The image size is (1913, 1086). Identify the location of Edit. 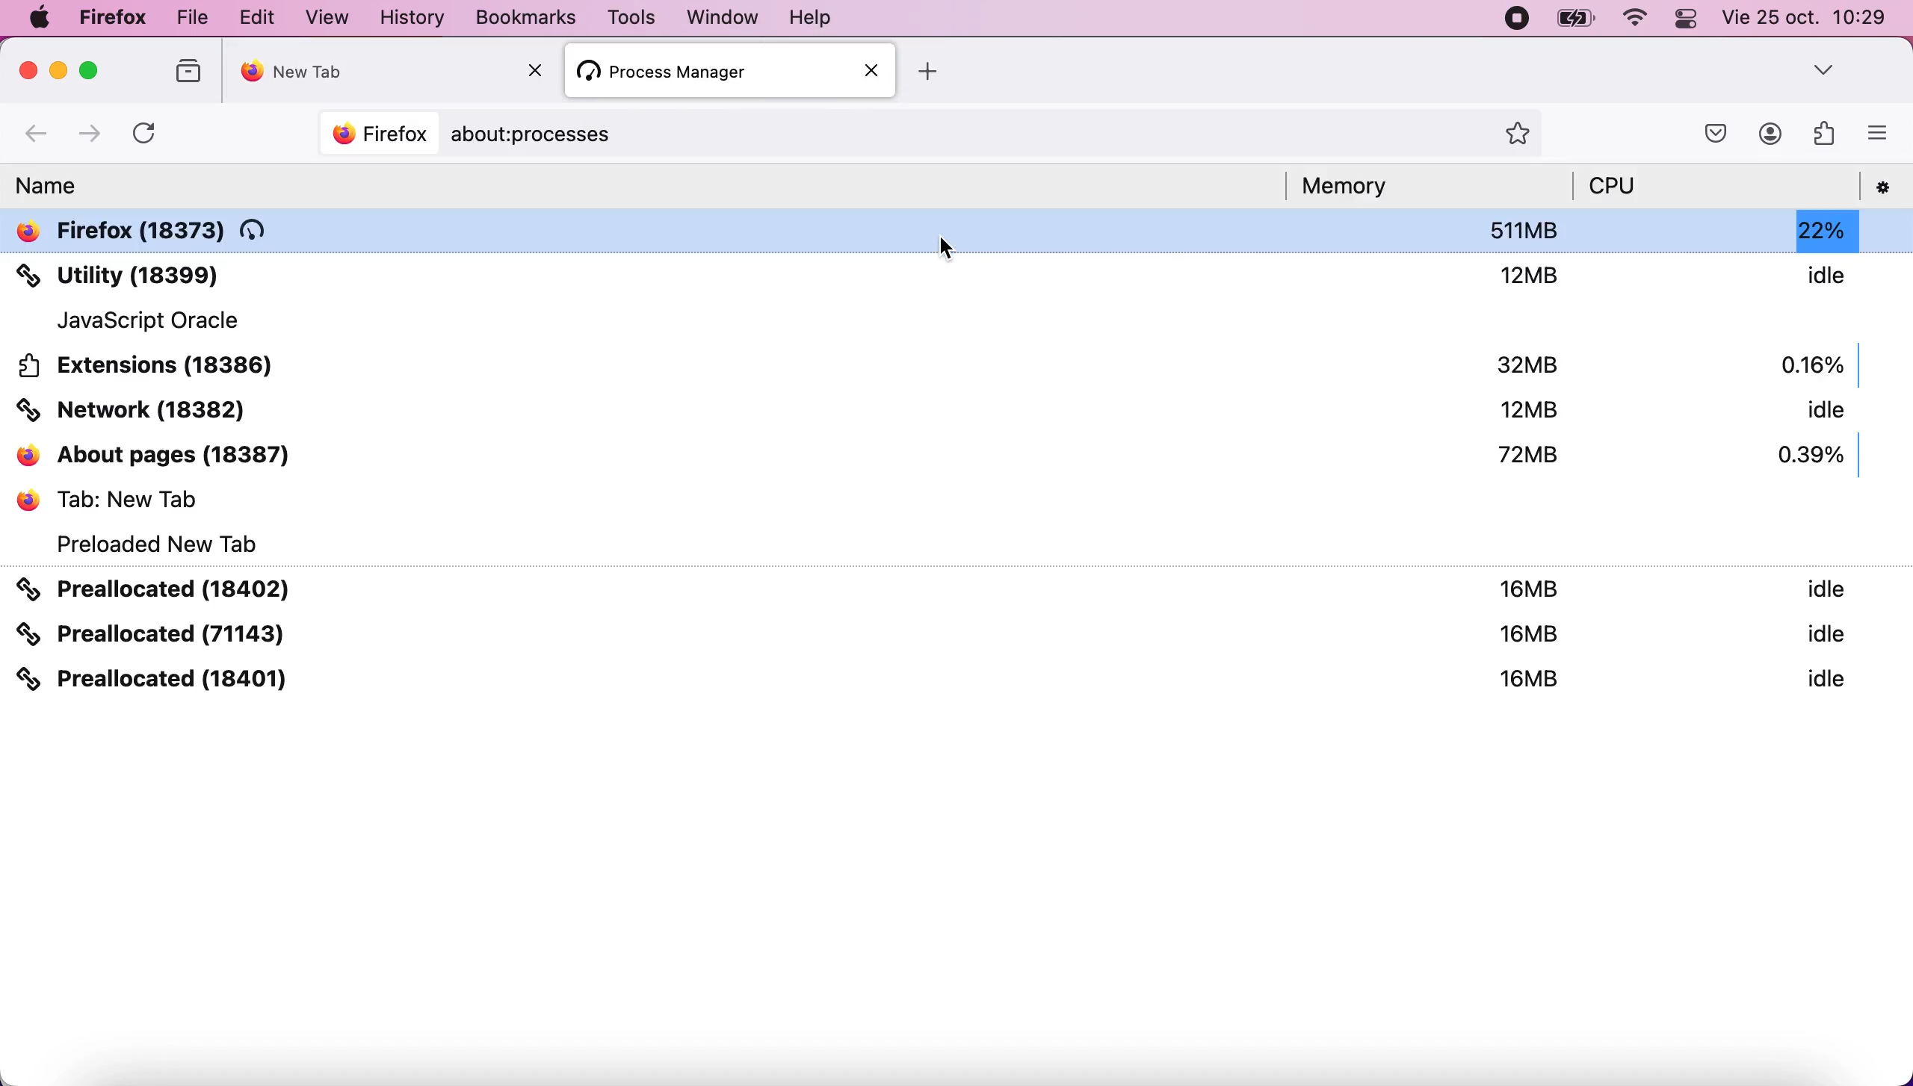
(258, 17).